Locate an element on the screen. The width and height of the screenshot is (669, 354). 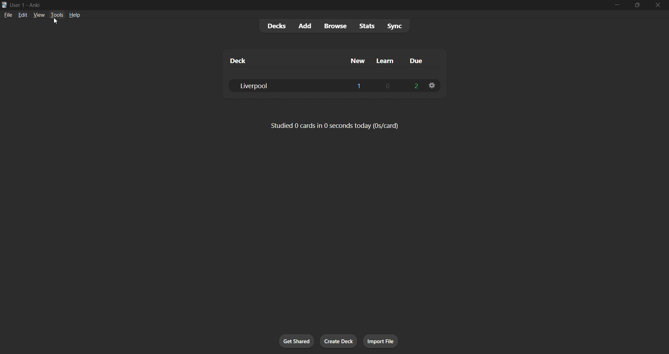
2 is located at coordinates (414, 86).